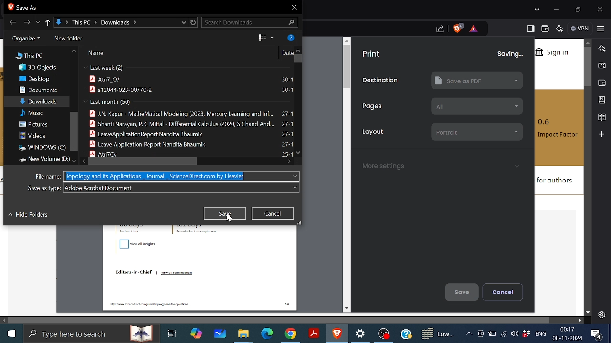  What do you see at coordinates (98, 53) in the screenshot?
I see `Name` at bounding box center [98, 53].